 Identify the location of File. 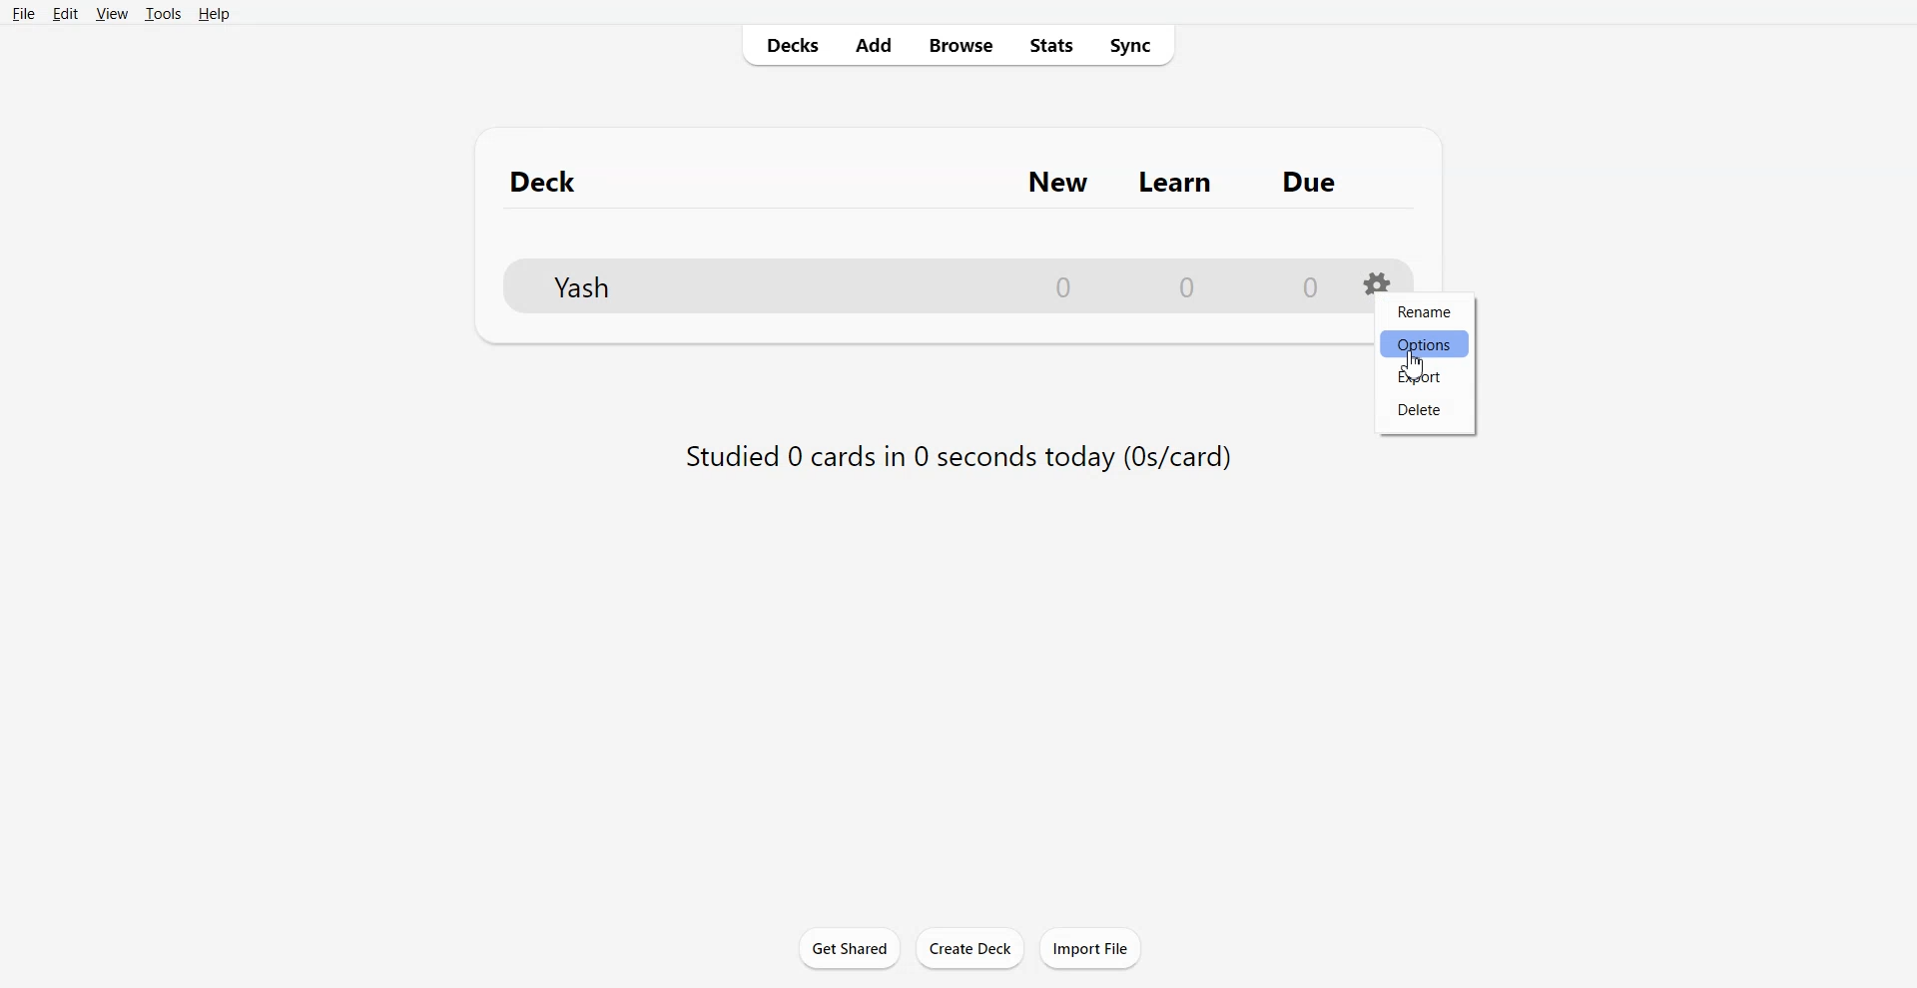
(24, 13).